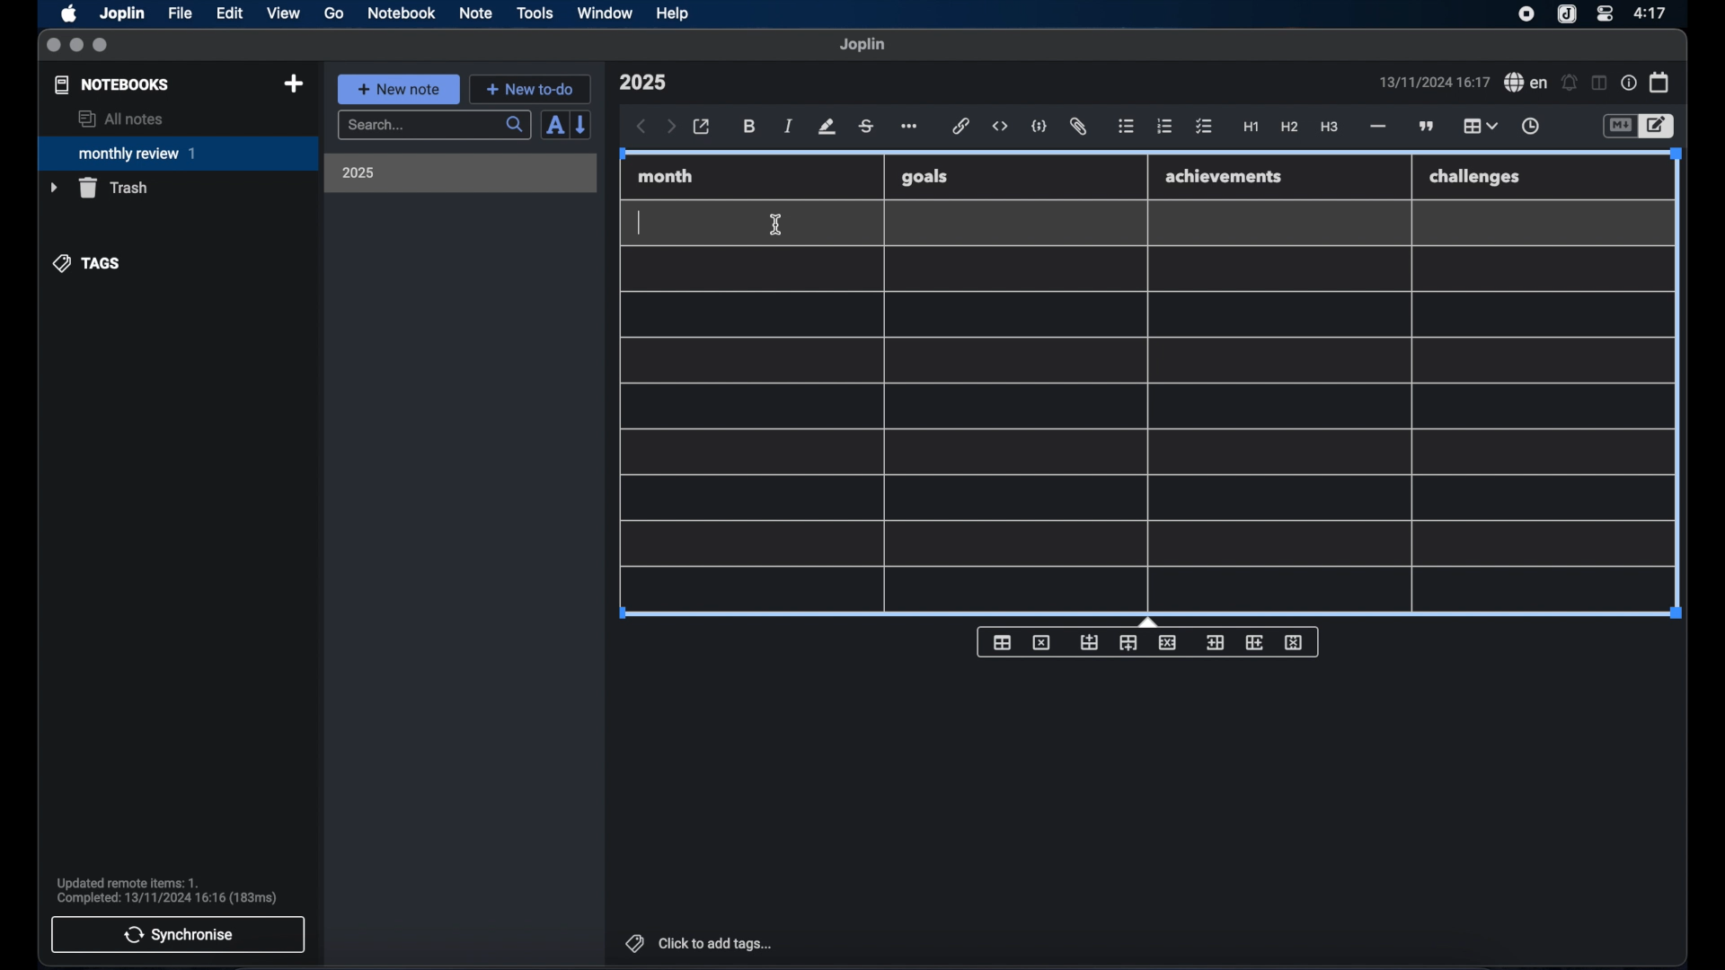 The image size is (1725, 970). What do you see at coordinates (1600, 83) in the screenshot?
I see `toggle editor layout` at bounding box center [1600, 83].